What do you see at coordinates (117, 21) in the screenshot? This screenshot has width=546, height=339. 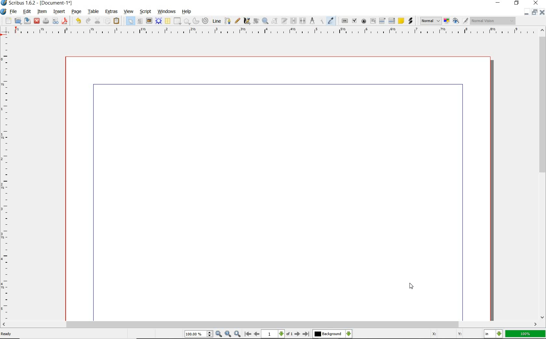 I see `paste` at bounding box center [117, 21].